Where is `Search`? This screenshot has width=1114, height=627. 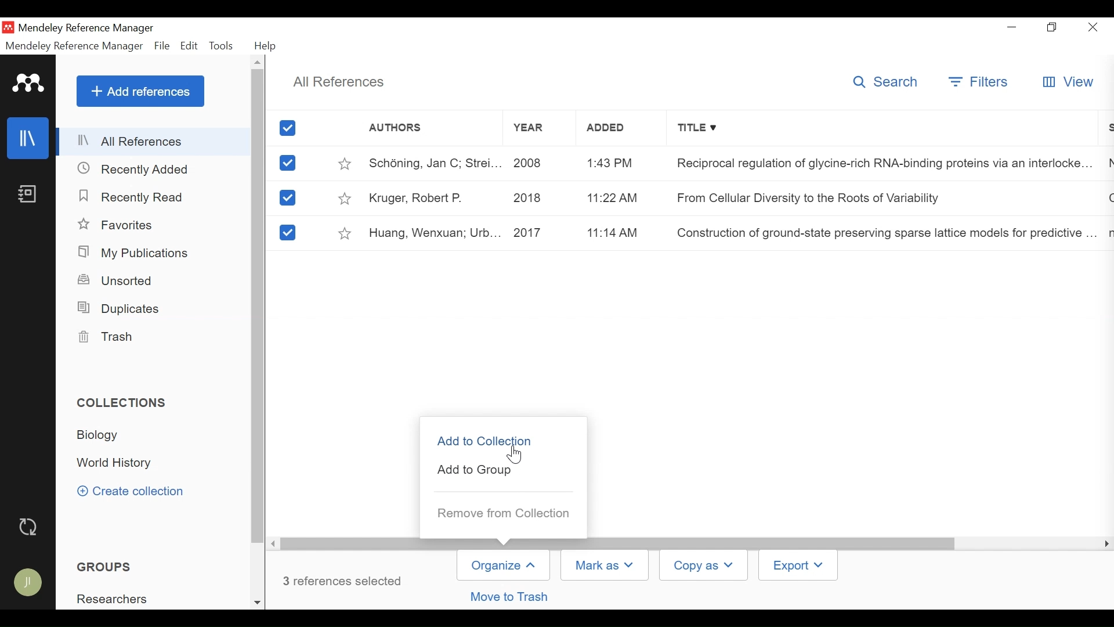
Search is located at coordinates (888, 84).